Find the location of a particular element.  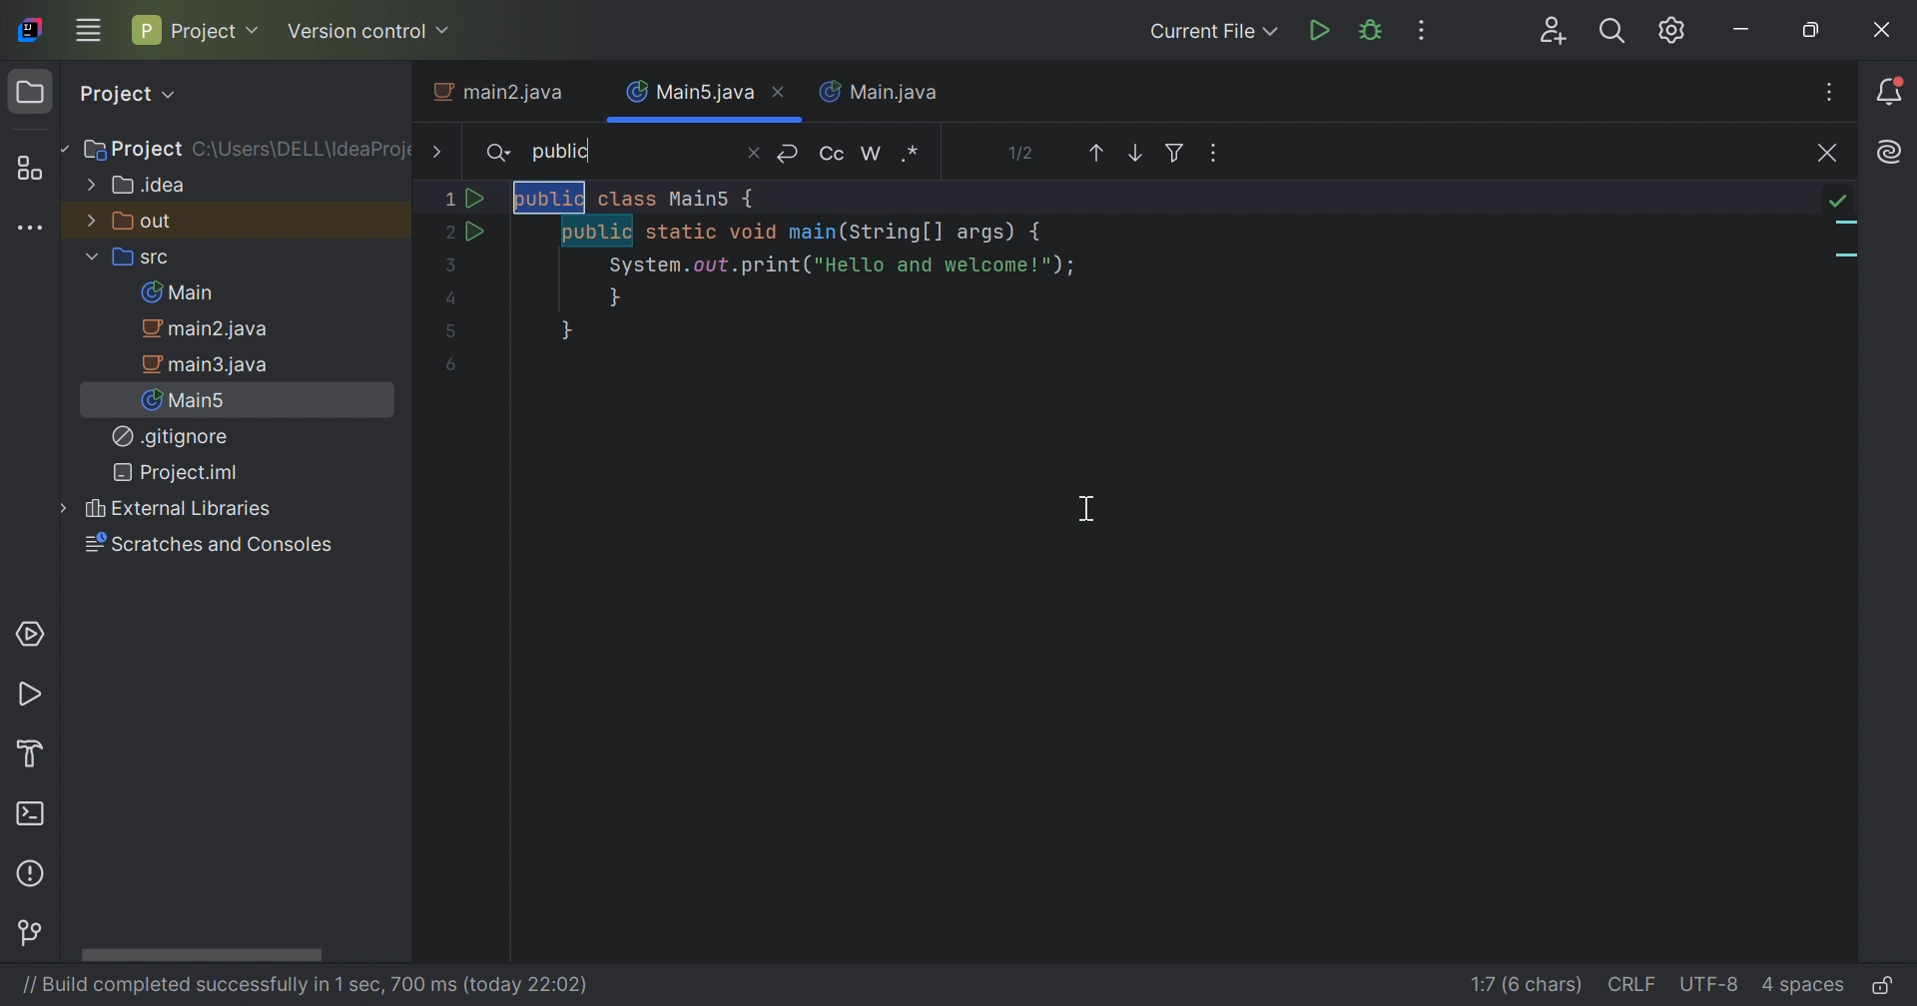

Notifications is located at coordinates (1894, 94).